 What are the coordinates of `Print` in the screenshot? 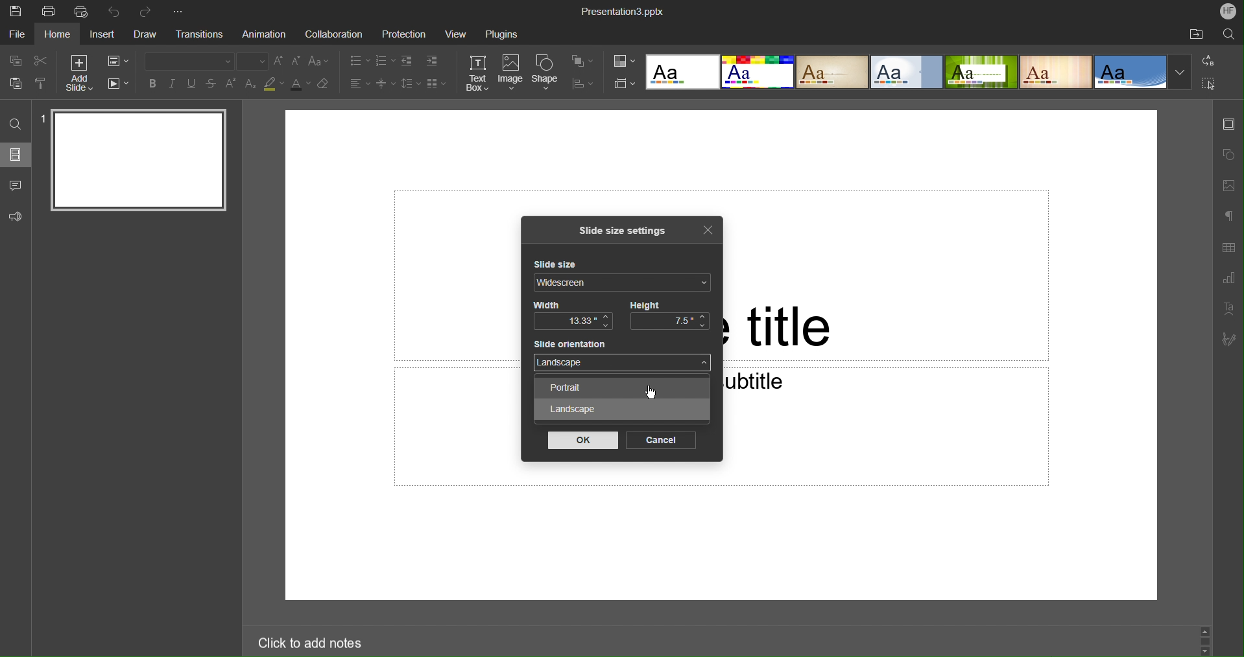 It's located at (49, 11).